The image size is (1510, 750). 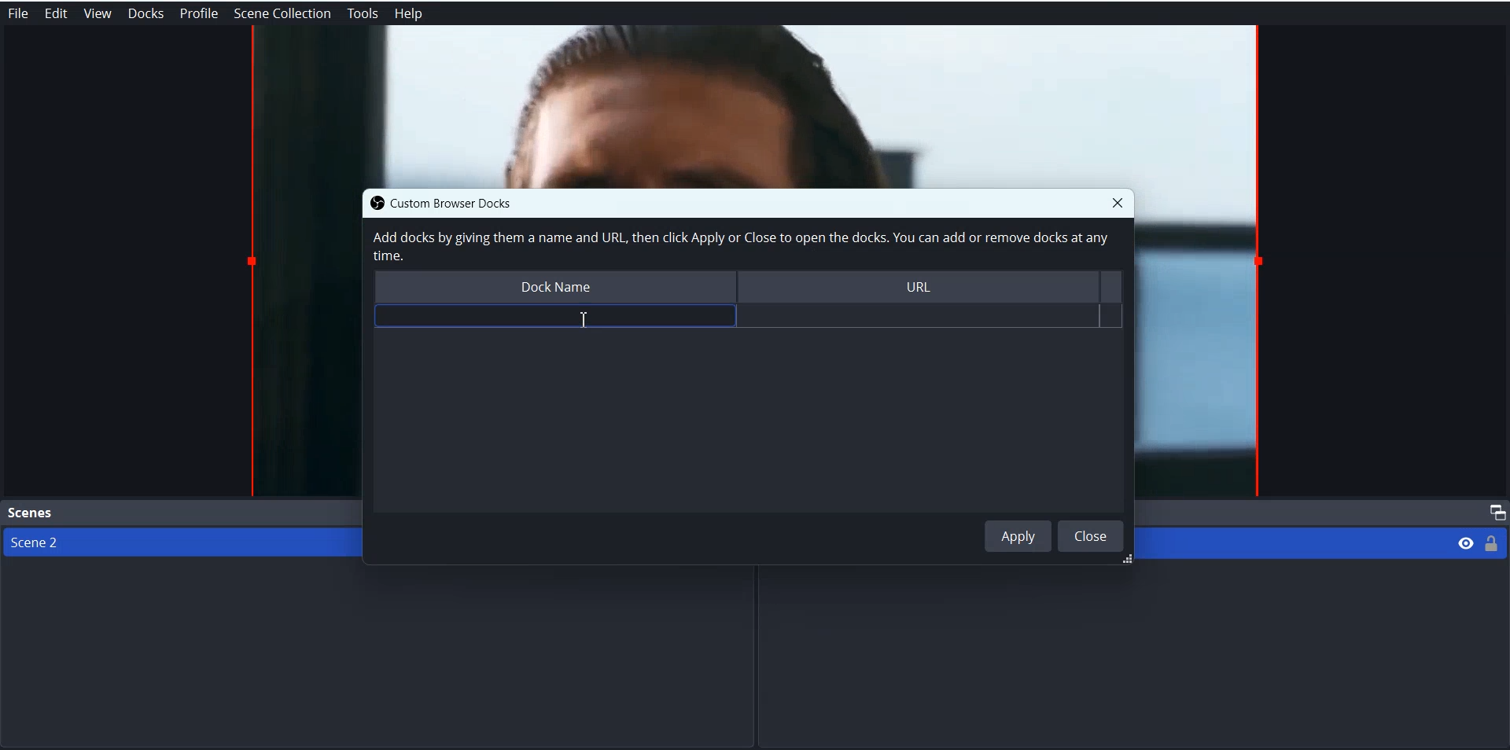 I want to click on URL, so click(x=926, y=289).